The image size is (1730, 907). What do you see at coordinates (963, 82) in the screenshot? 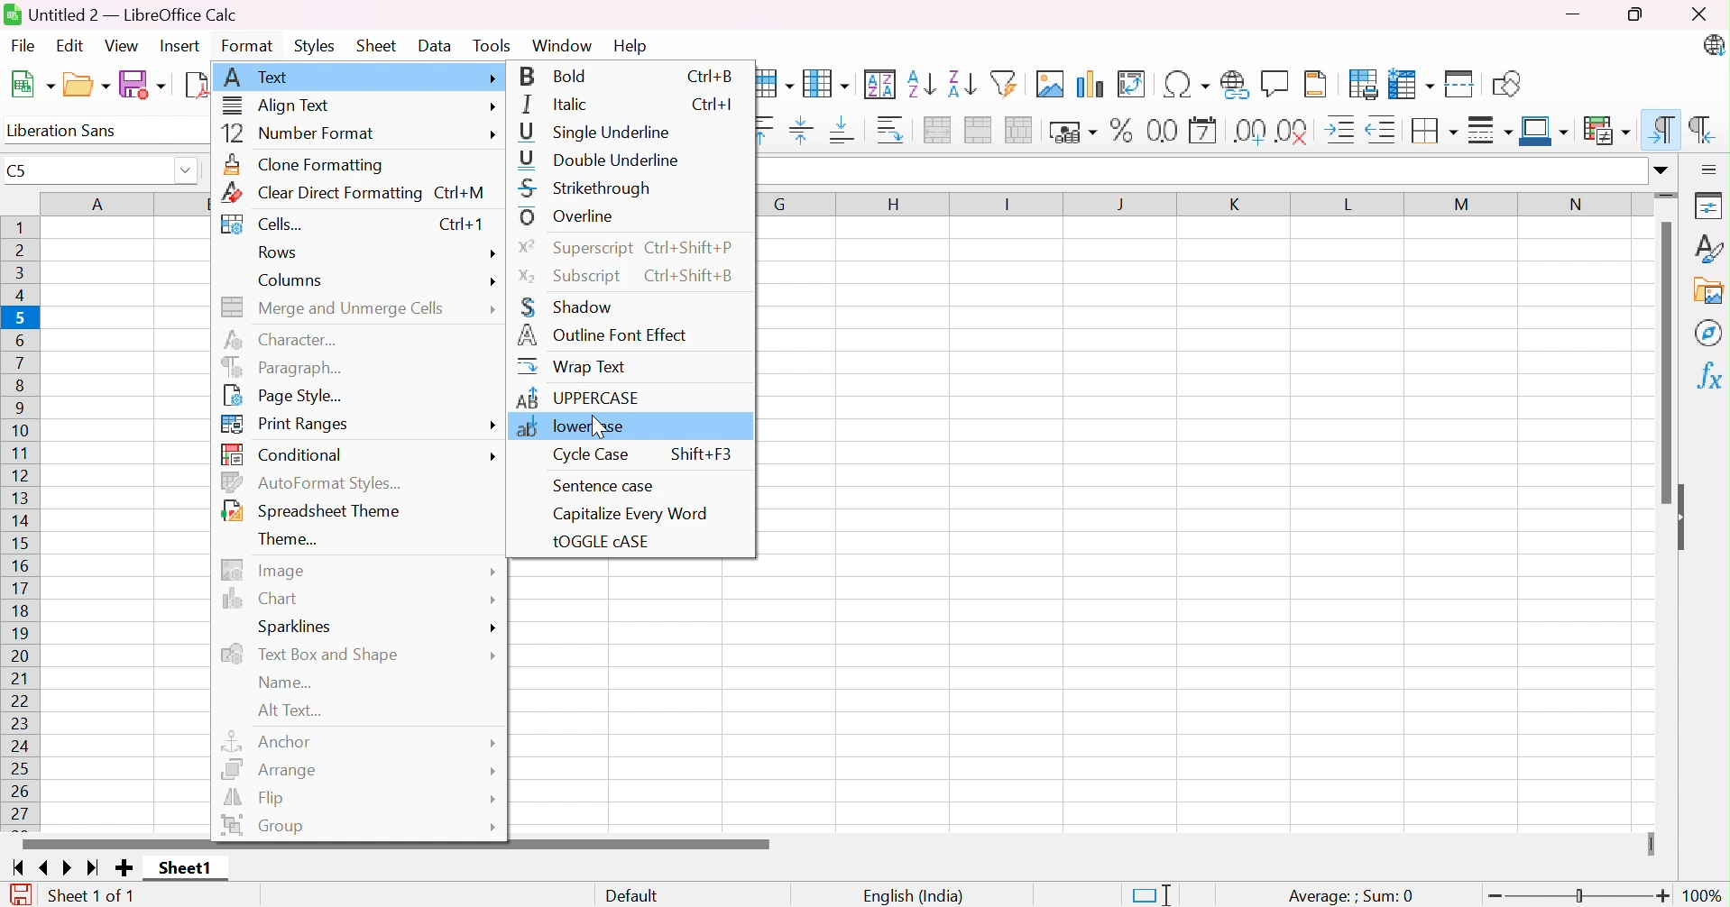
I see `Sort Descending` at bounding box center [963, 82].